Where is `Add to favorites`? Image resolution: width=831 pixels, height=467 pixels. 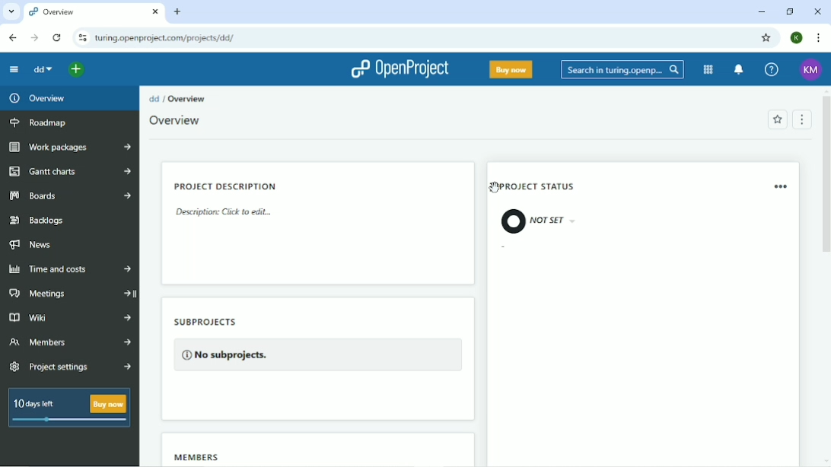 Add to favorites is located at coordinates (778, 120).